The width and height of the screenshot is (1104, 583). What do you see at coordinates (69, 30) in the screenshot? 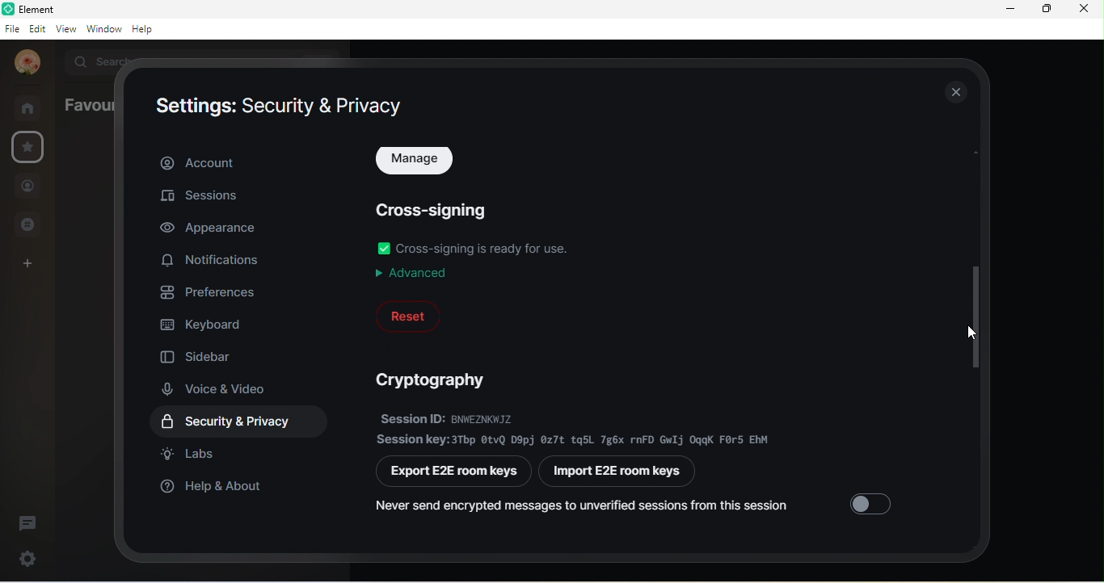
I see `view` at bounding box center [69, 30].